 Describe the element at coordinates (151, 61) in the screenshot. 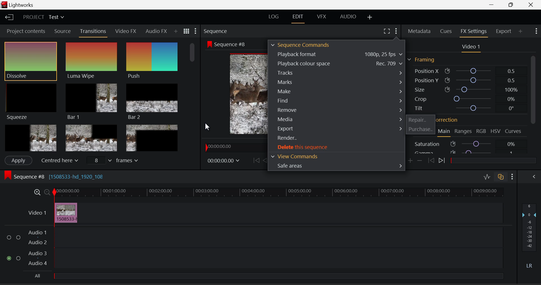

I see `Push` at that location.